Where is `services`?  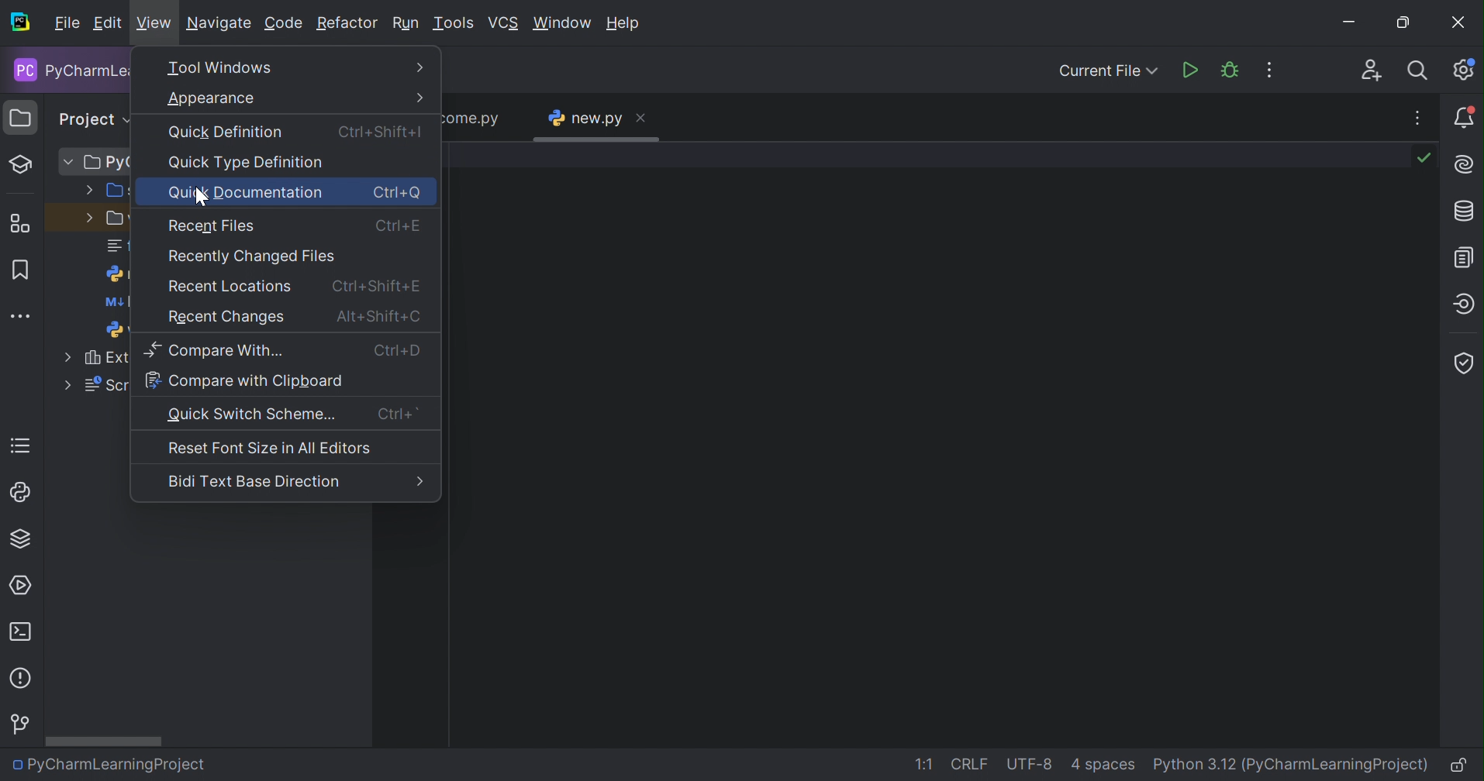 services is located at coordinates (24, 584).